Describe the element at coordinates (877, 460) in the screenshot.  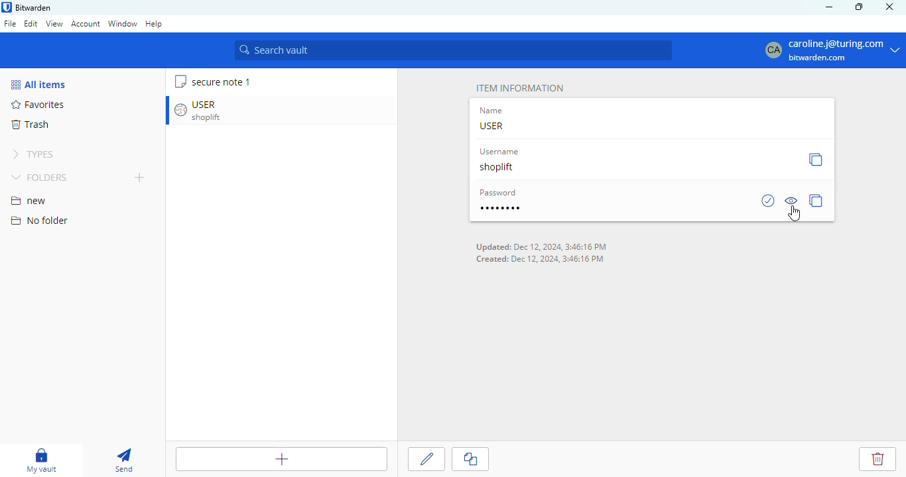
I see `delete` at that location.